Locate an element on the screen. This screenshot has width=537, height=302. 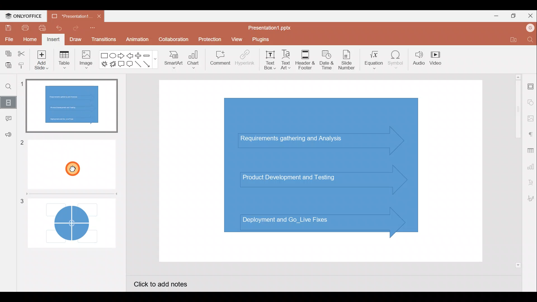
Protection is located at coordinates (209, 38).